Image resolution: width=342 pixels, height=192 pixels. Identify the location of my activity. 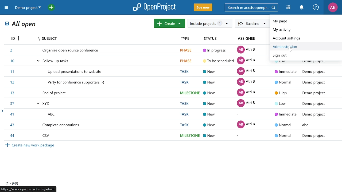
(302, 30).